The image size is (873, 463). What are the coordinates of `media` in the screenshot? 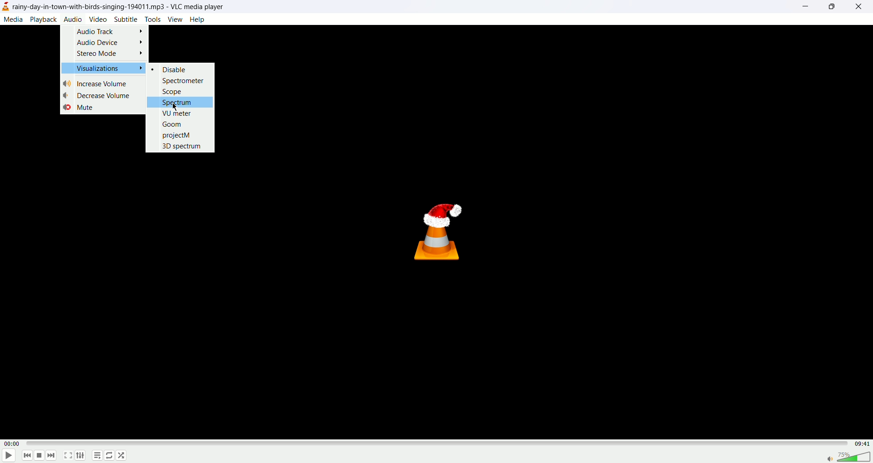 It's located at (14, 20).